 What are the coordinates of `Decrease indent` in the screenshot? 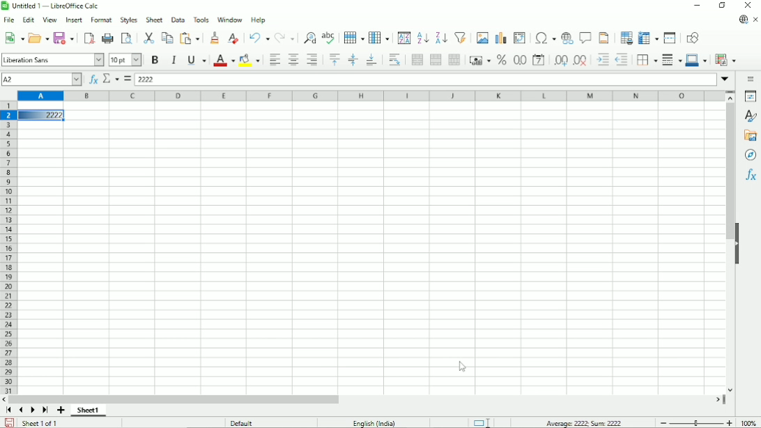 It's located at (622, 60).